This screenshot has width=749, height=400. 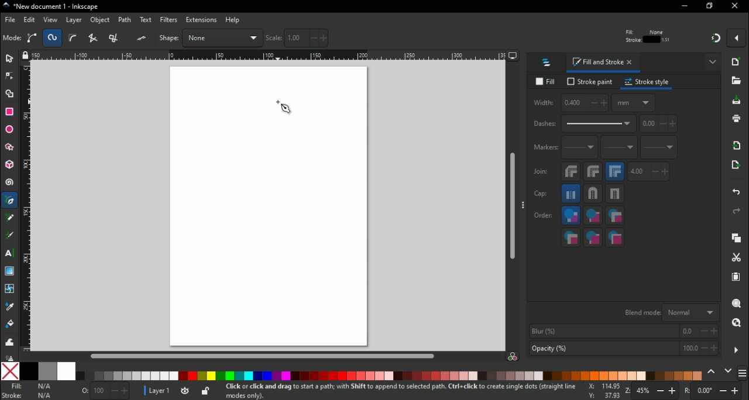 I want to click on import, so click(x=738, y=148).